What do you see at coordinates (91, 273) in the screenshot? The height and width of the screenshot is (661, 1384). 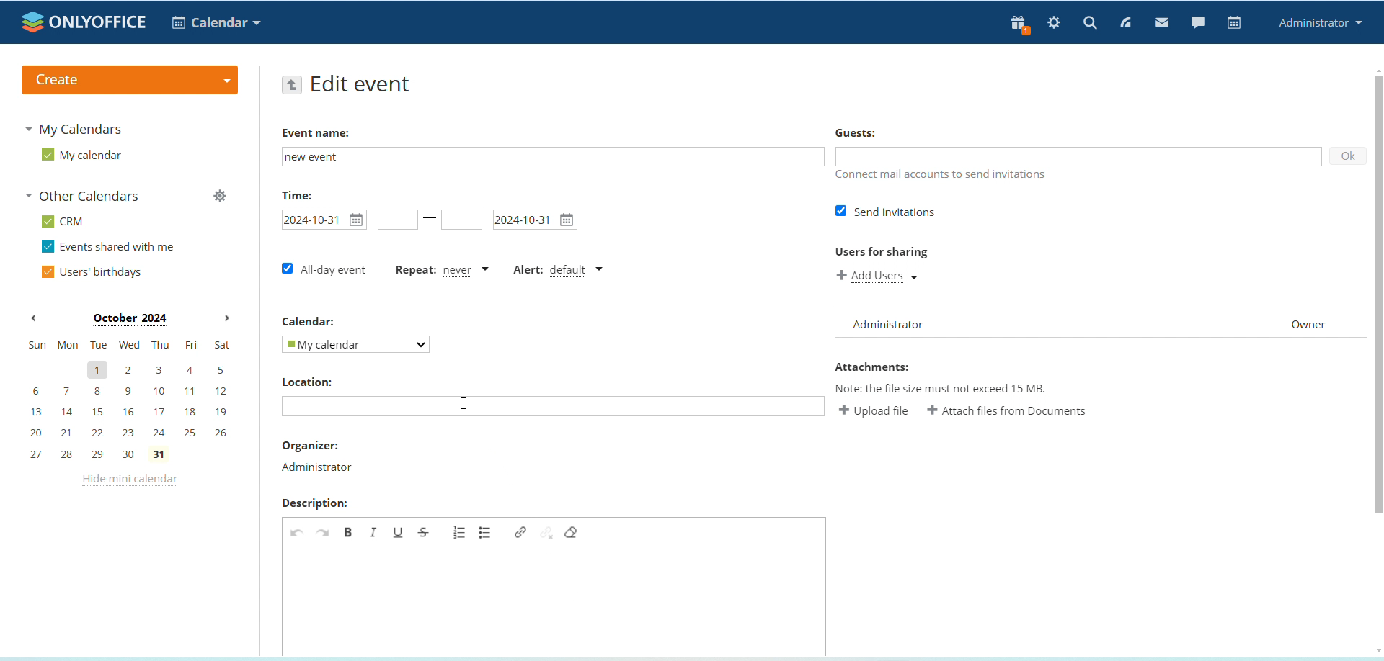 I see `users' birthdays` at bounding box center [91, 273].